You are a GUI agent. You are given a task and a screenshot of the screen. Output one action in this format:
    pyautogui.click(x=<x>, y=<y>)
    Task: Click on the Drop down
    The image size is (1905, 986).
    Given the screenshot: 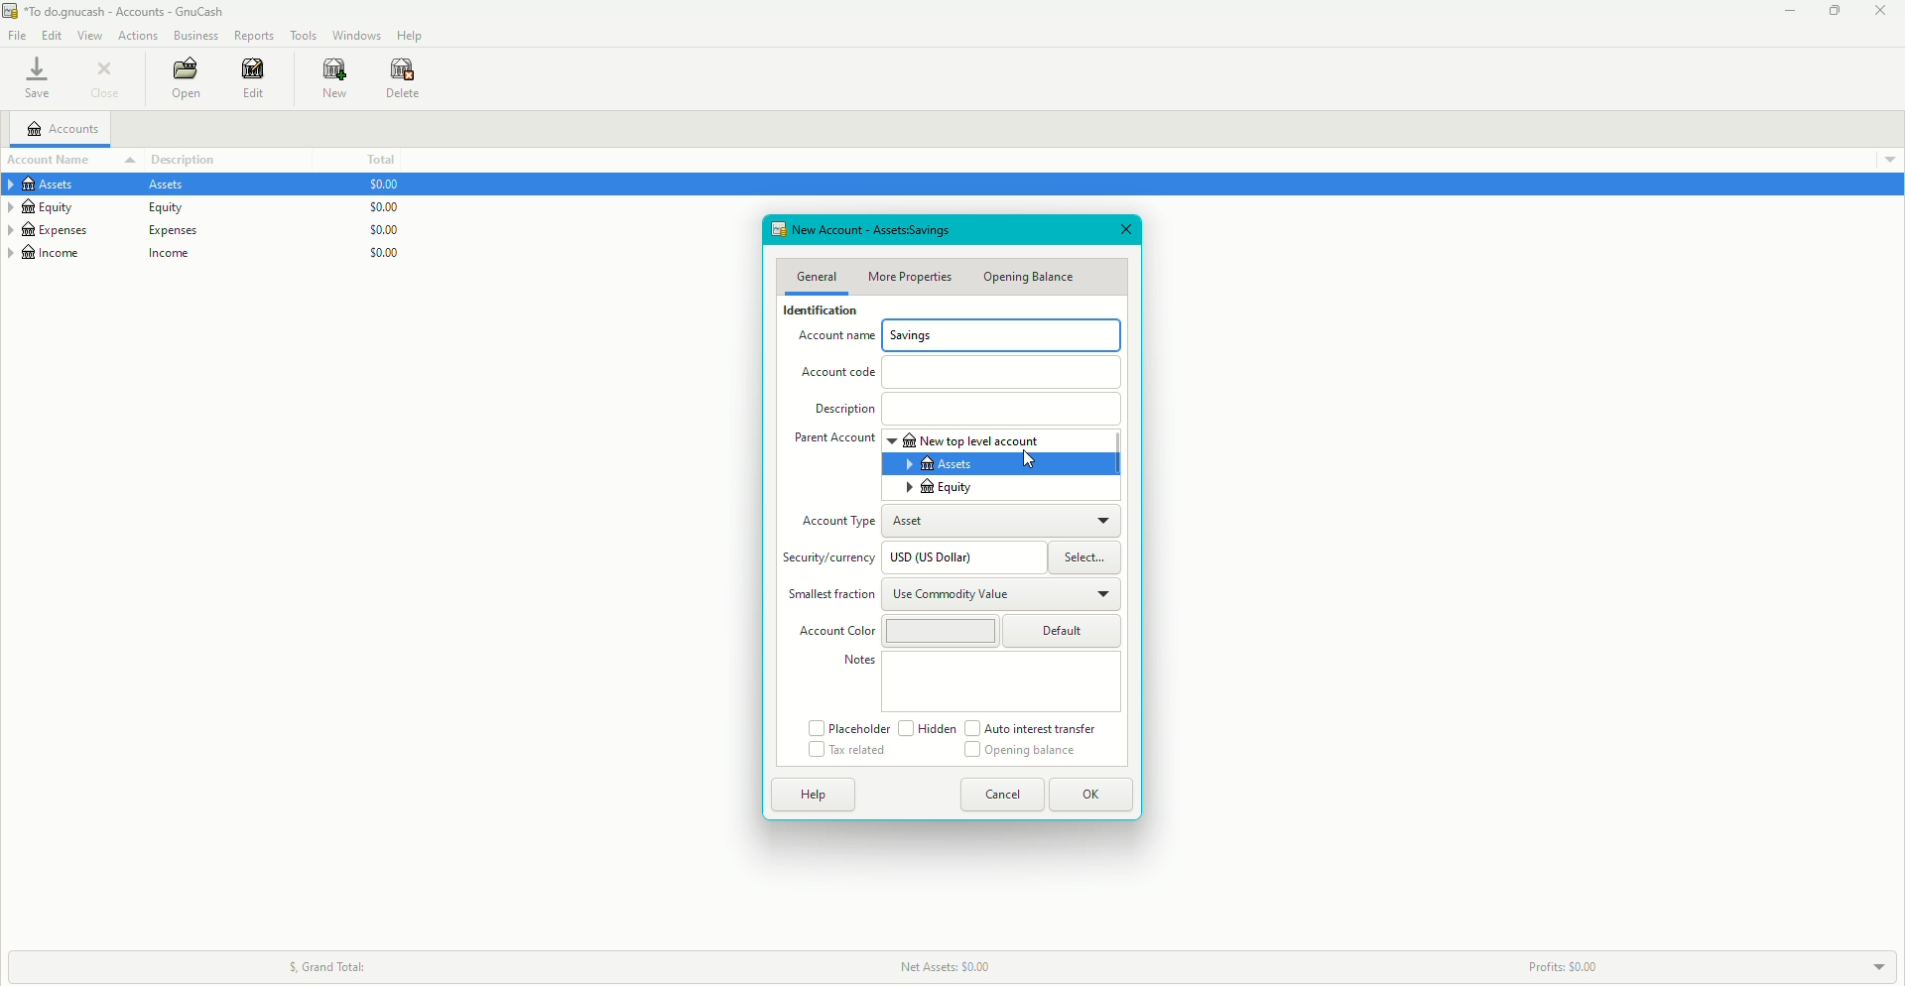 What is the action you would take?
    pyautogui.click(x=1879, y=965)
    